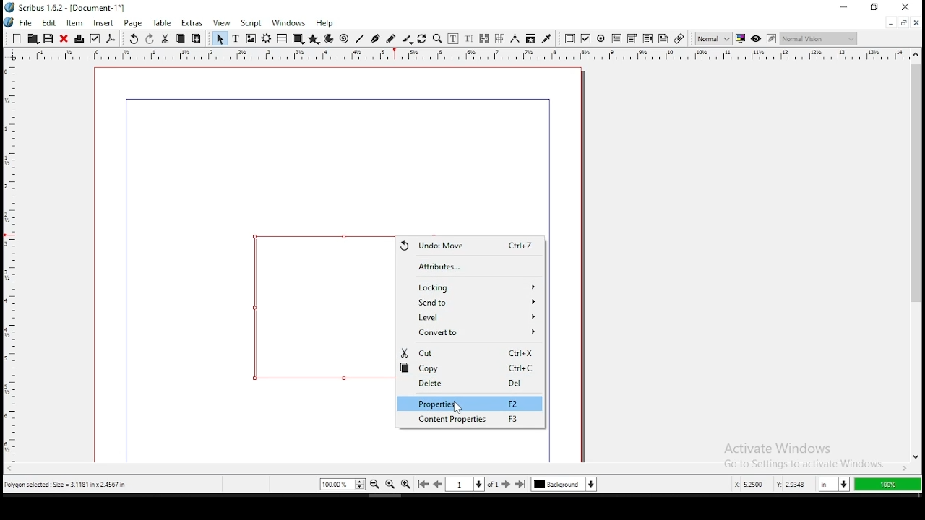  Describe the element at coordinates (330, 39) in the screenshot. I see `arc` at that location.